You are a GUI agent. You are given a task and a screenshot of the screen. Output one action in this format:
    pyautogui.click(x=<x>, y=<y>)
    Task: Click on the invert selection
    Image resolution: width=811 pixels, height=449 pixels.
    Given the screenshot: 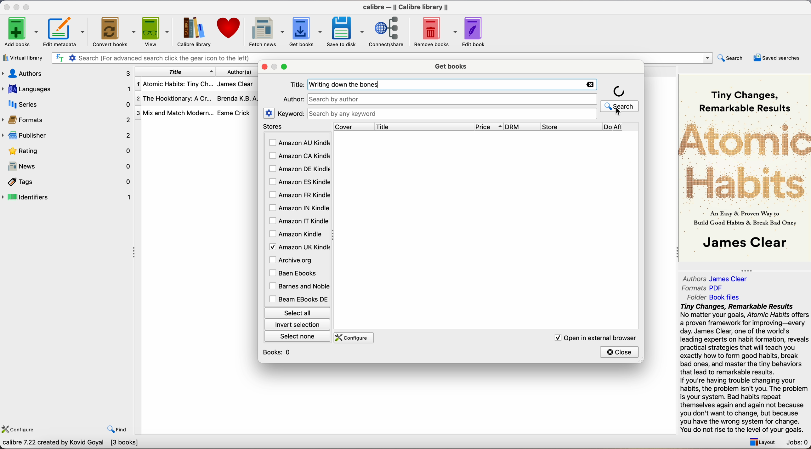 What is the action you would take?
    pyautogui.click(x=297, y=324)
    